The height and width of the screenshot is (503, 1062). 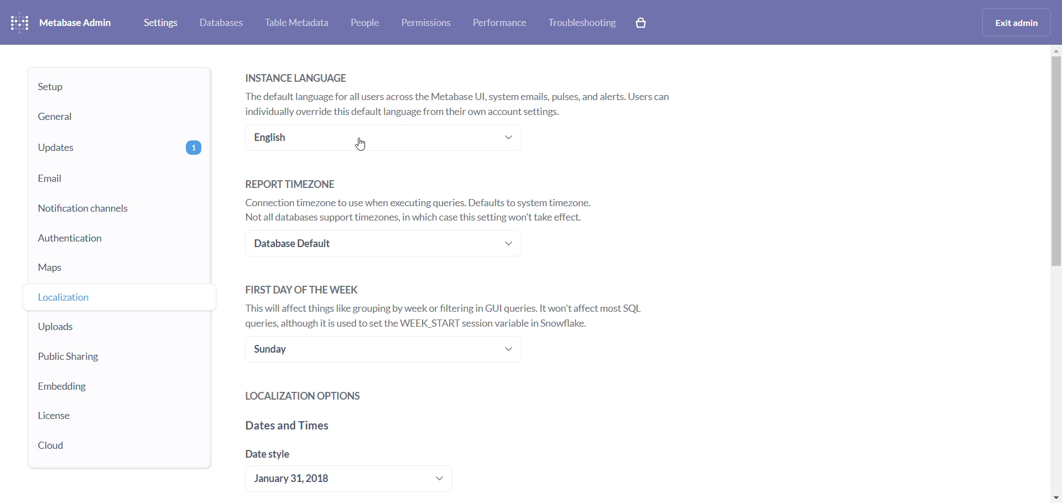 What do you see at coordinates (114, 240) in the screenshot?
I see `authentication` at bounding box center [114, 240].